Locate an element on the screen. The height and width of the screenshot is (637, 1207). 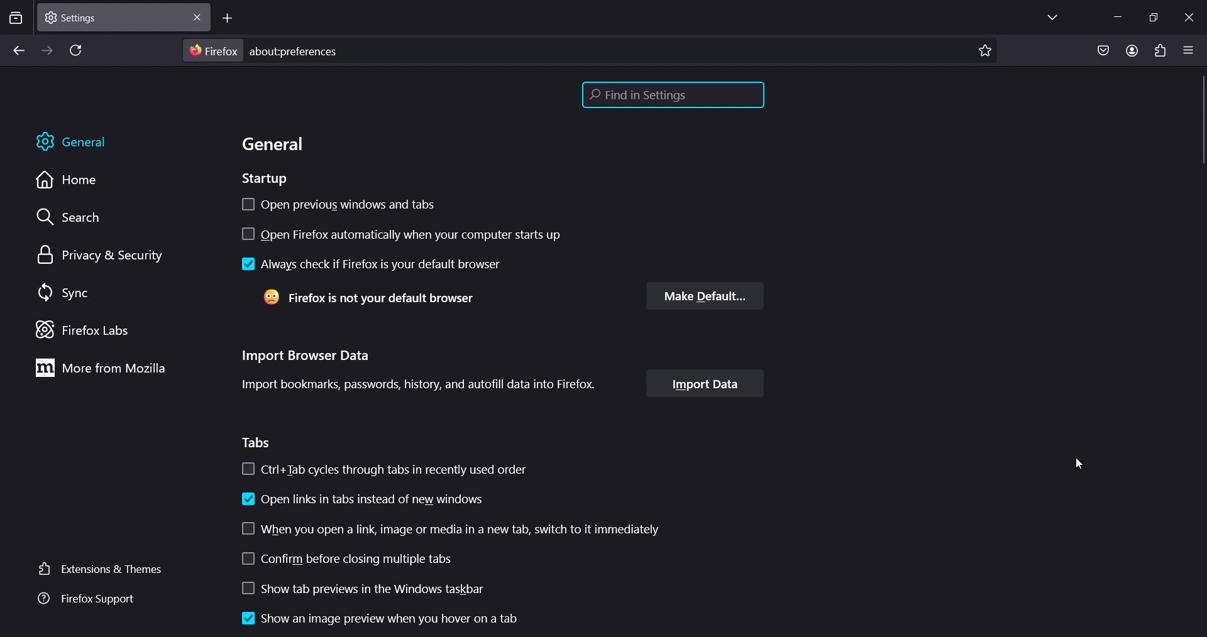
confirm before closing multiple tabs is located at coordinates (349, 559).